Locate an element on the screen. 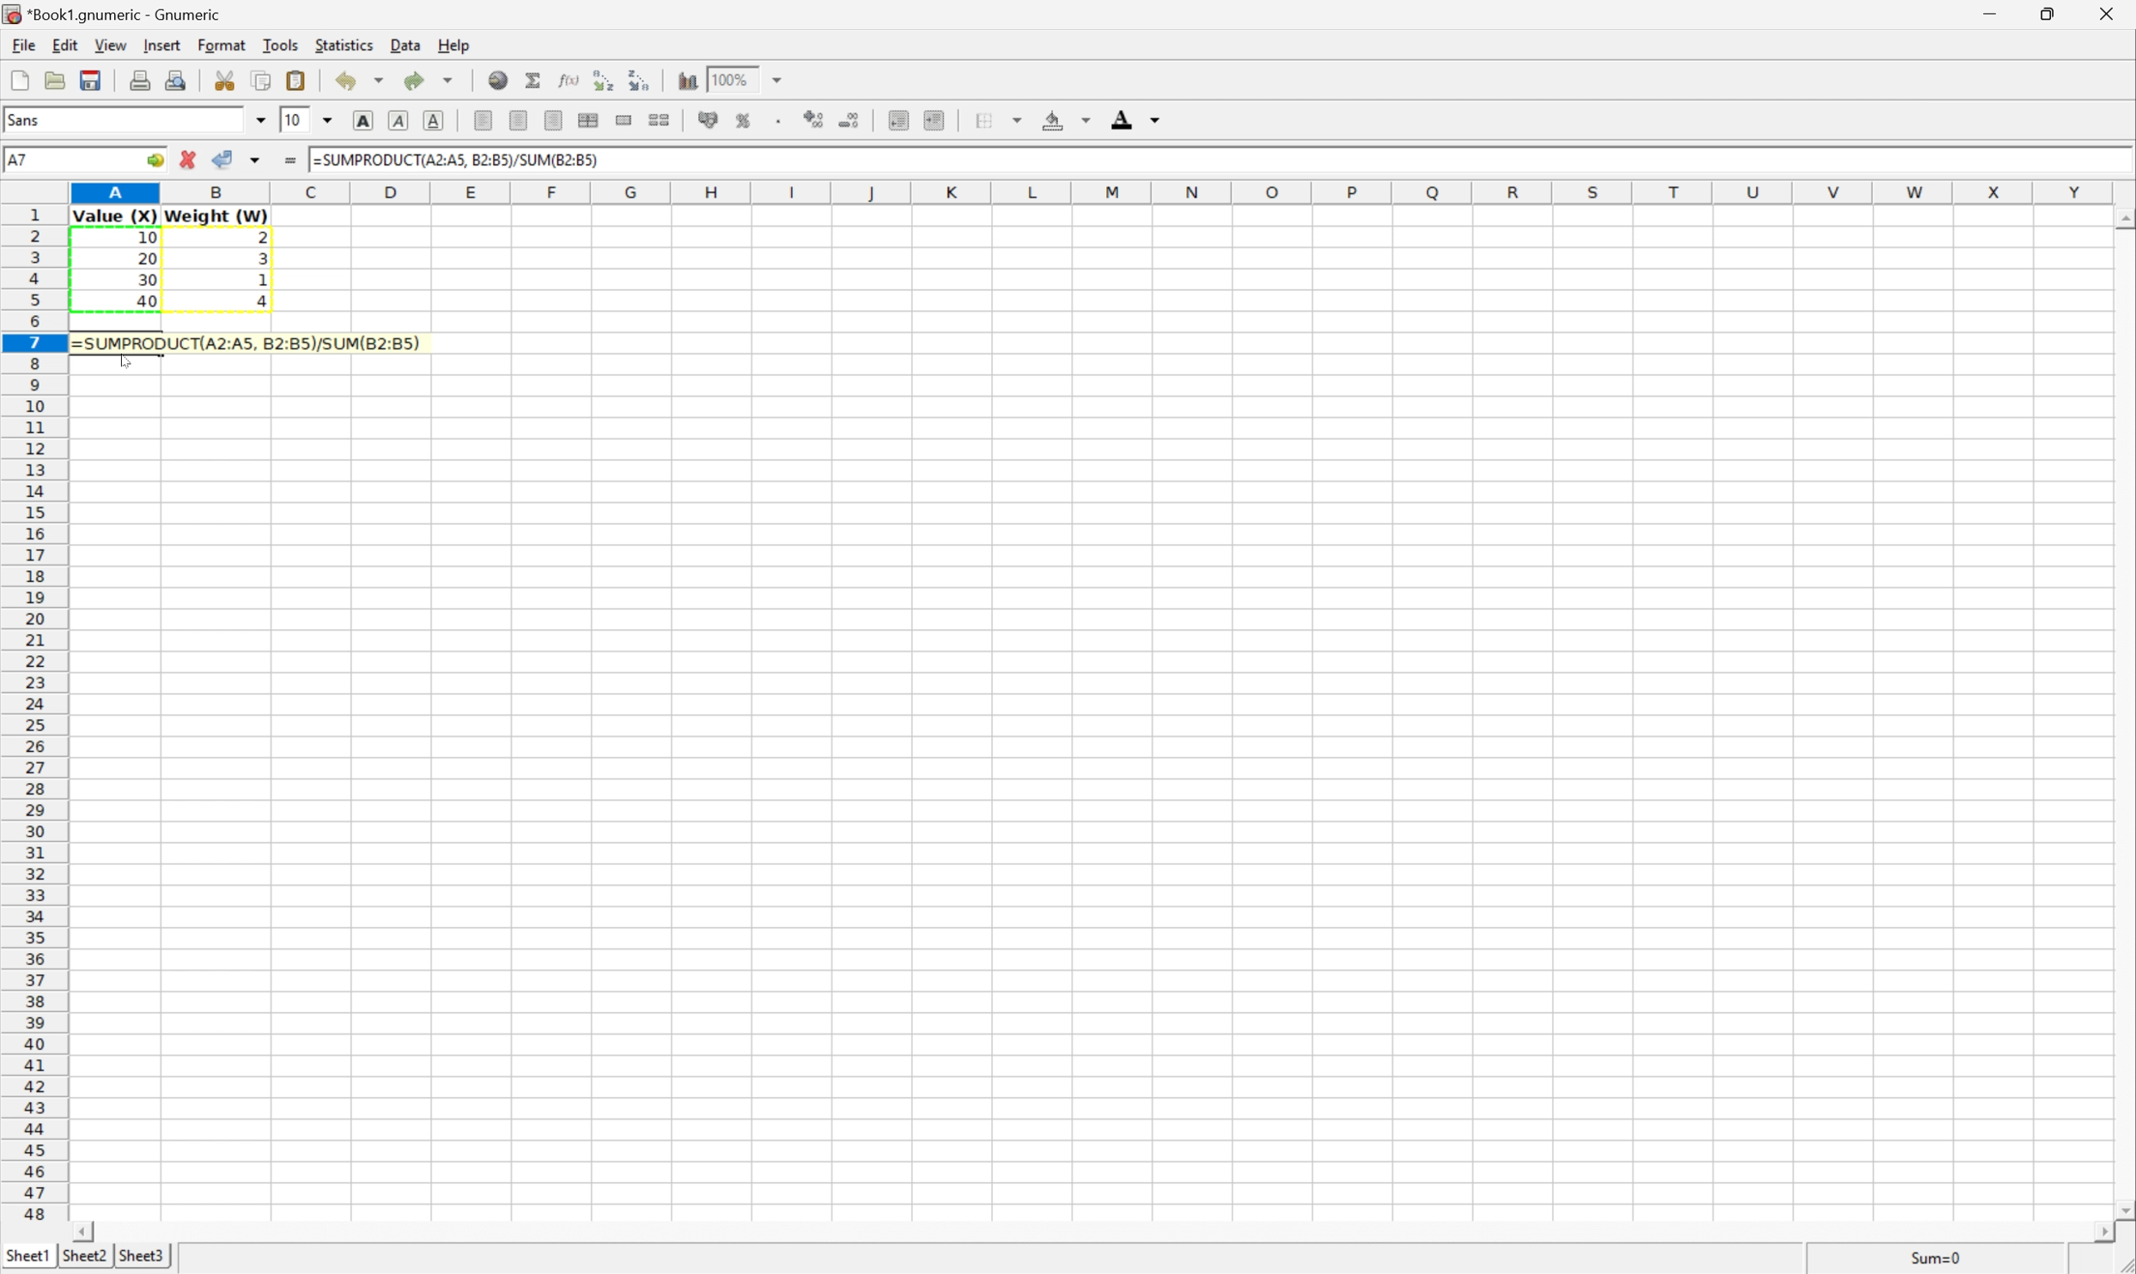  Borders is located at coordinates (997, 117).